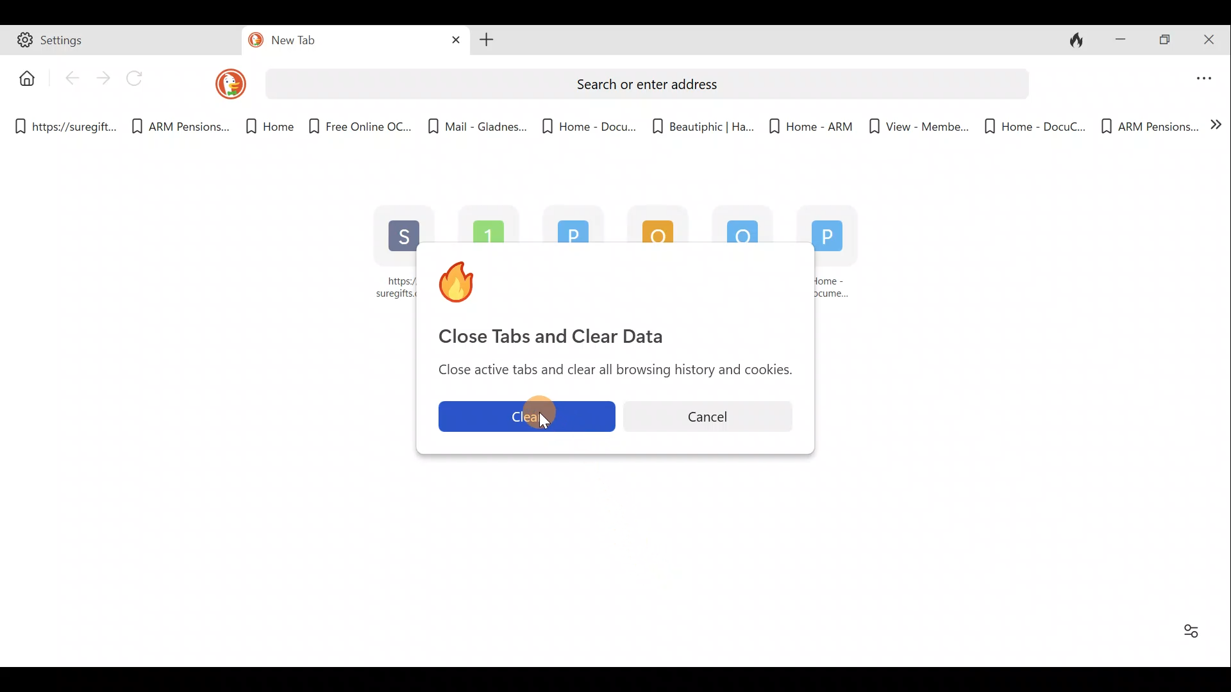 Image resolution: width=1231 pixels, height=692 pixels. What do you see at coordinates (1167, 40) in the screenshot?
I see `Restore down` at bounding box center [1167, 40].